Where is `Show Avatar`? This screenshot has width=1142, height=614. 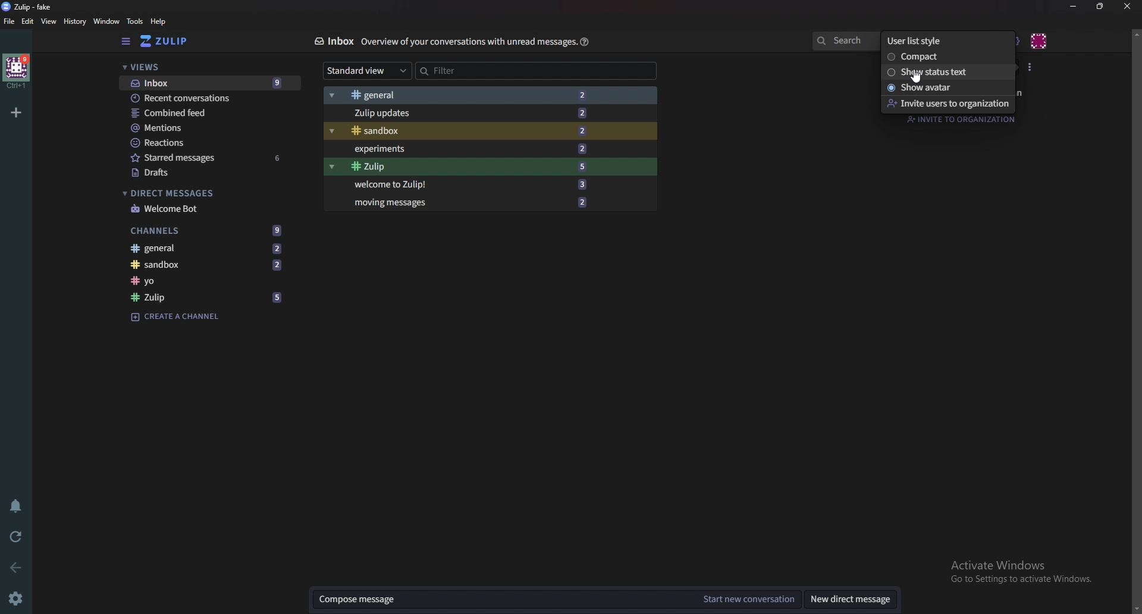
Show Avatar is located at coordinates (942, 87).